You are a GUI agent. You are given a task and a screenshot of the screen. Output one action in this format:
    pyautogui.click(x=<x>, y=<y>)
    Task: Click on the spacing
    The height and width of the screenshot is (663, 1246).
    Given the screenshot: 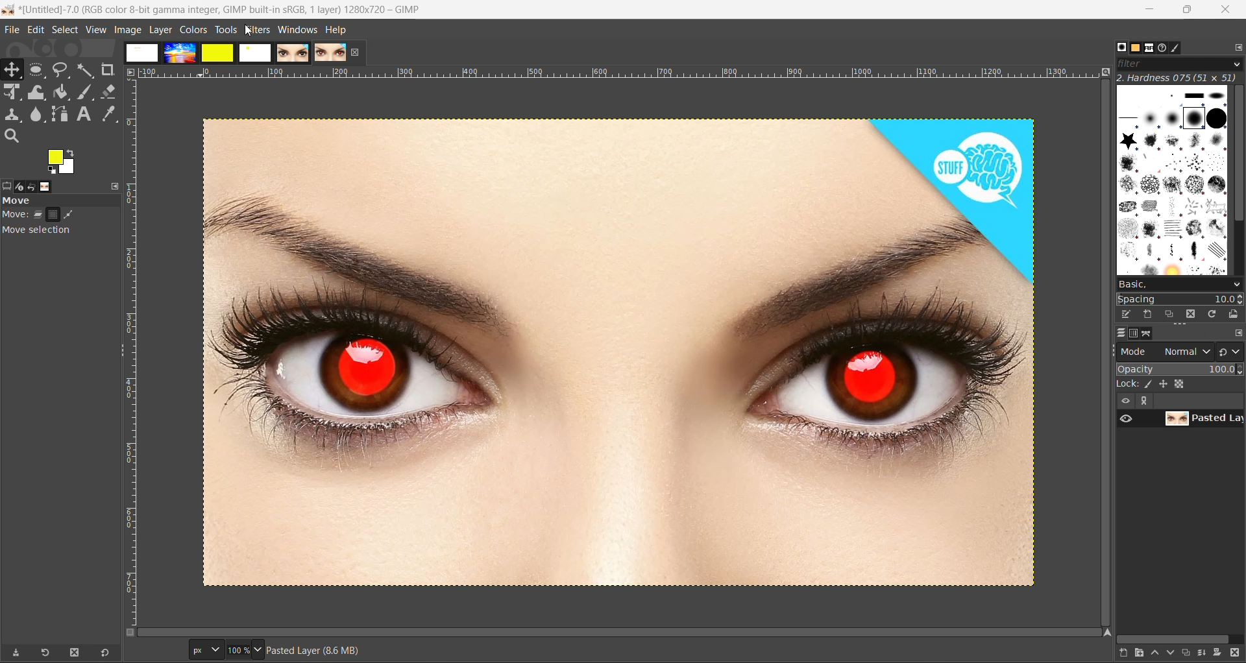 What is the action you would take?
    pyautogui.click(x=1181, y=300)
    